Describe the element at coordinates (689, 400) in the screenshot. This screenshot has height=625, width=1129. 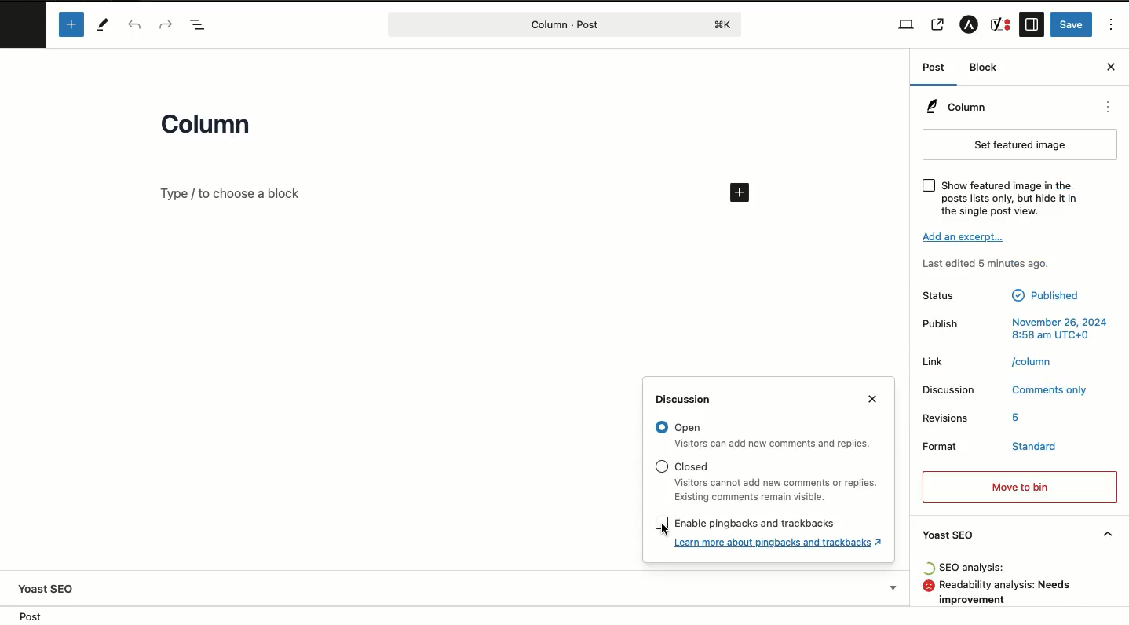
I see `Discussion` at that location.